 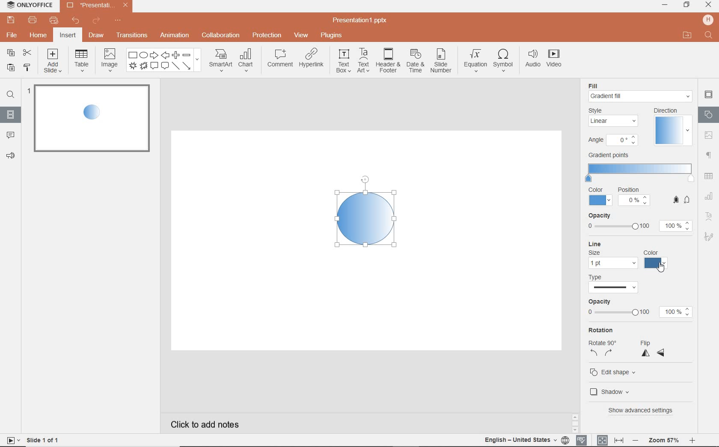 What do you see at coordinates (598, 85) in the screenshot?
I see `fill` at bounding box center [598, 85].